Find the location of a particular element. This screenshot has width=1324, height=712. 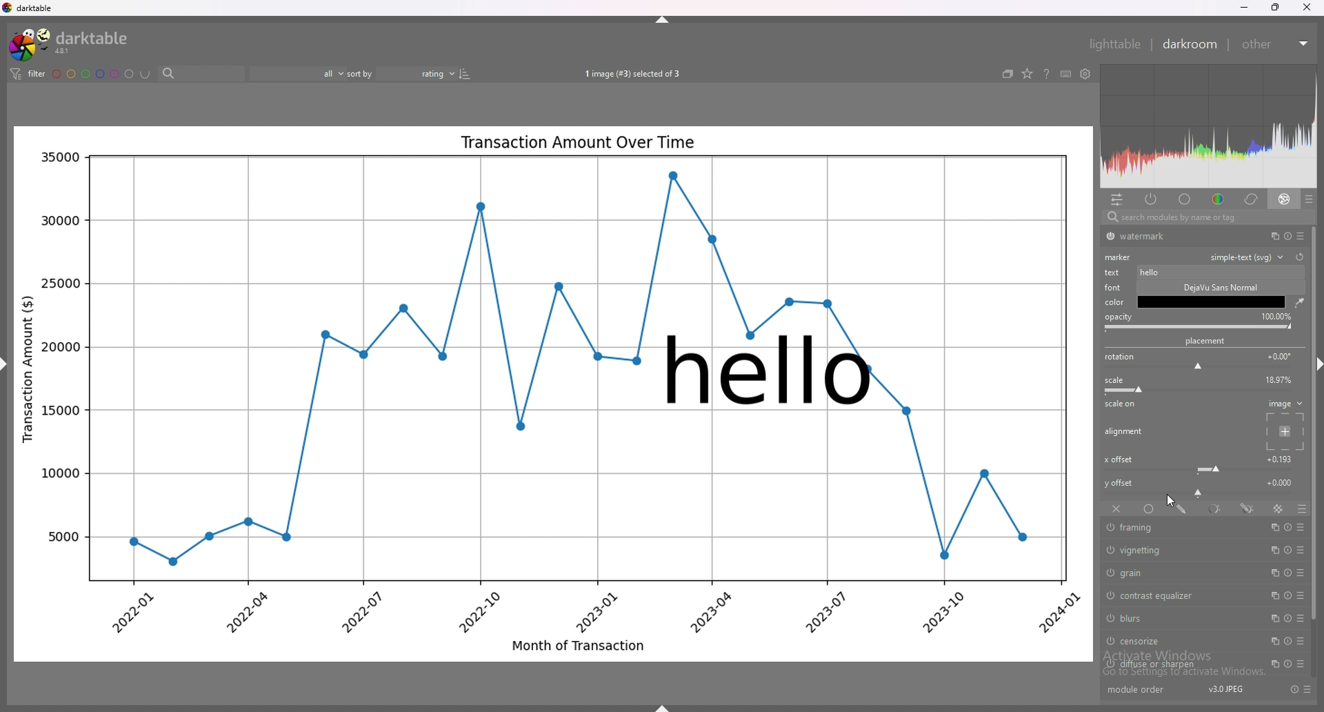

parametric mask is located at coordinates (1216, 508).